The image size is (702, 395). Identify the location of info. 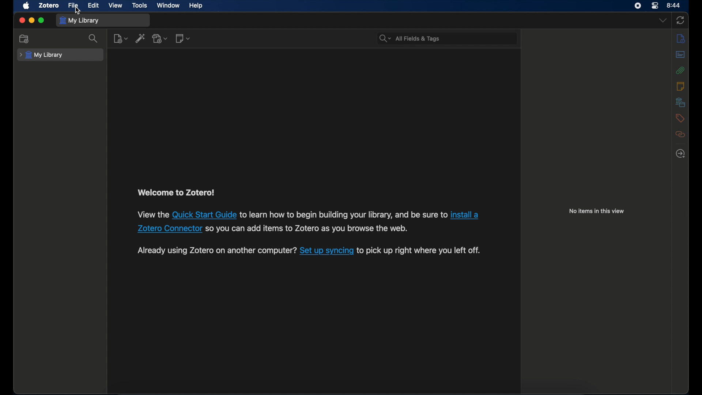
(681, 39).